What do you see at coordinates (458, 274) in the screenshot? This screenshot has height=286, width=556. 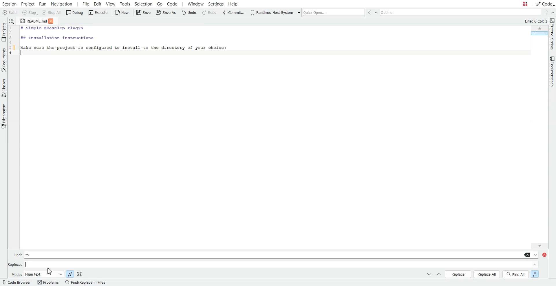 I see `Replace` at bounding box center [458, 274].